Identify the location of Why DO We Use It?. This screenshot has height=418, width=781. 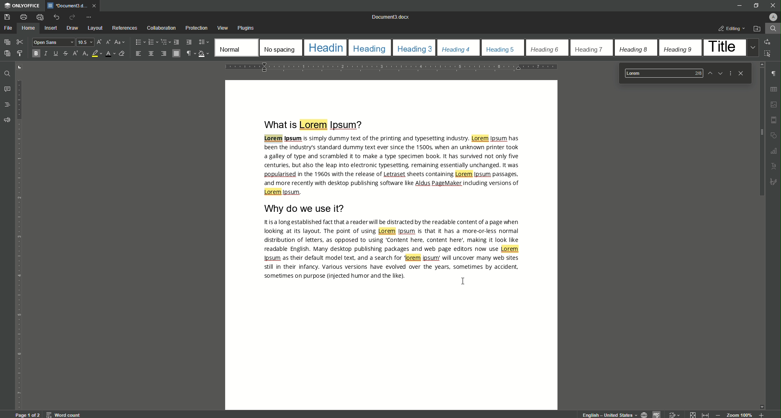
(307, 209).